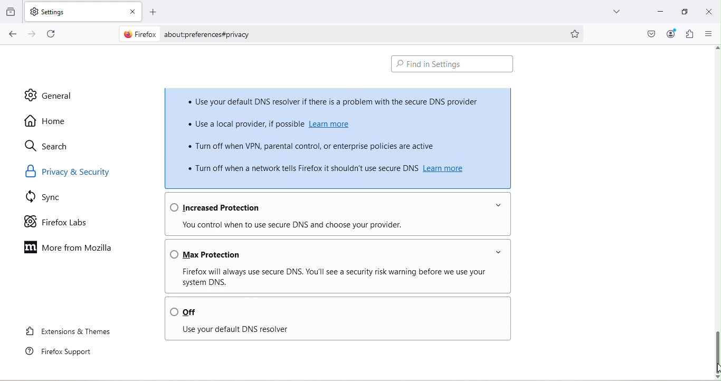 The image size is (721, 381). What do you see at coordinates (12, 12) in the screenshot?
I see `Browse recent tabs across windows and devices` at bounding box center [12, 12].